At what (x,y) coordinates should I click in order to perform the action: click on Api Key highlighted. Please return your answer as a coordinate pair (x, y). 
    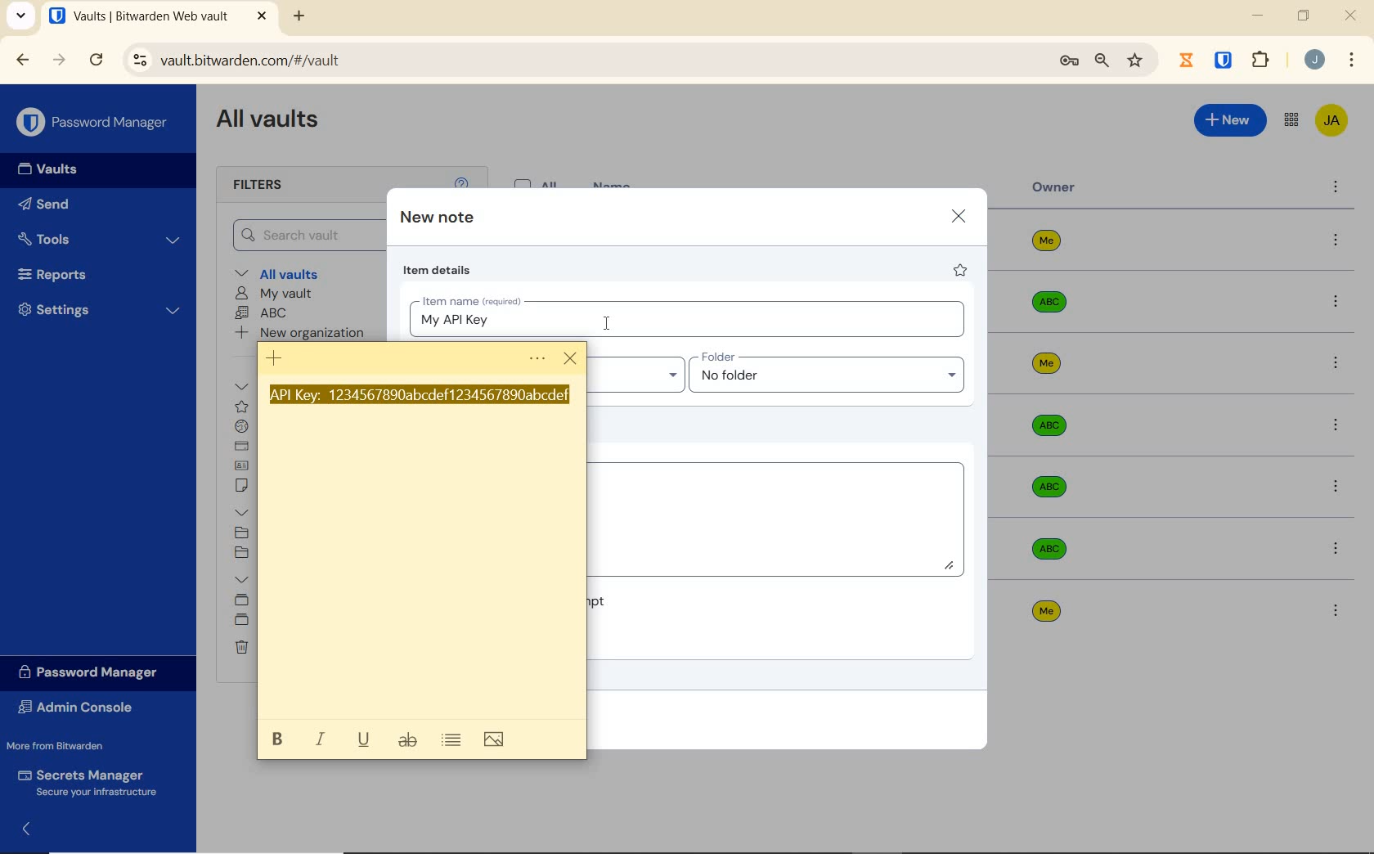
    Looking at the image, I should click on (421, 394).